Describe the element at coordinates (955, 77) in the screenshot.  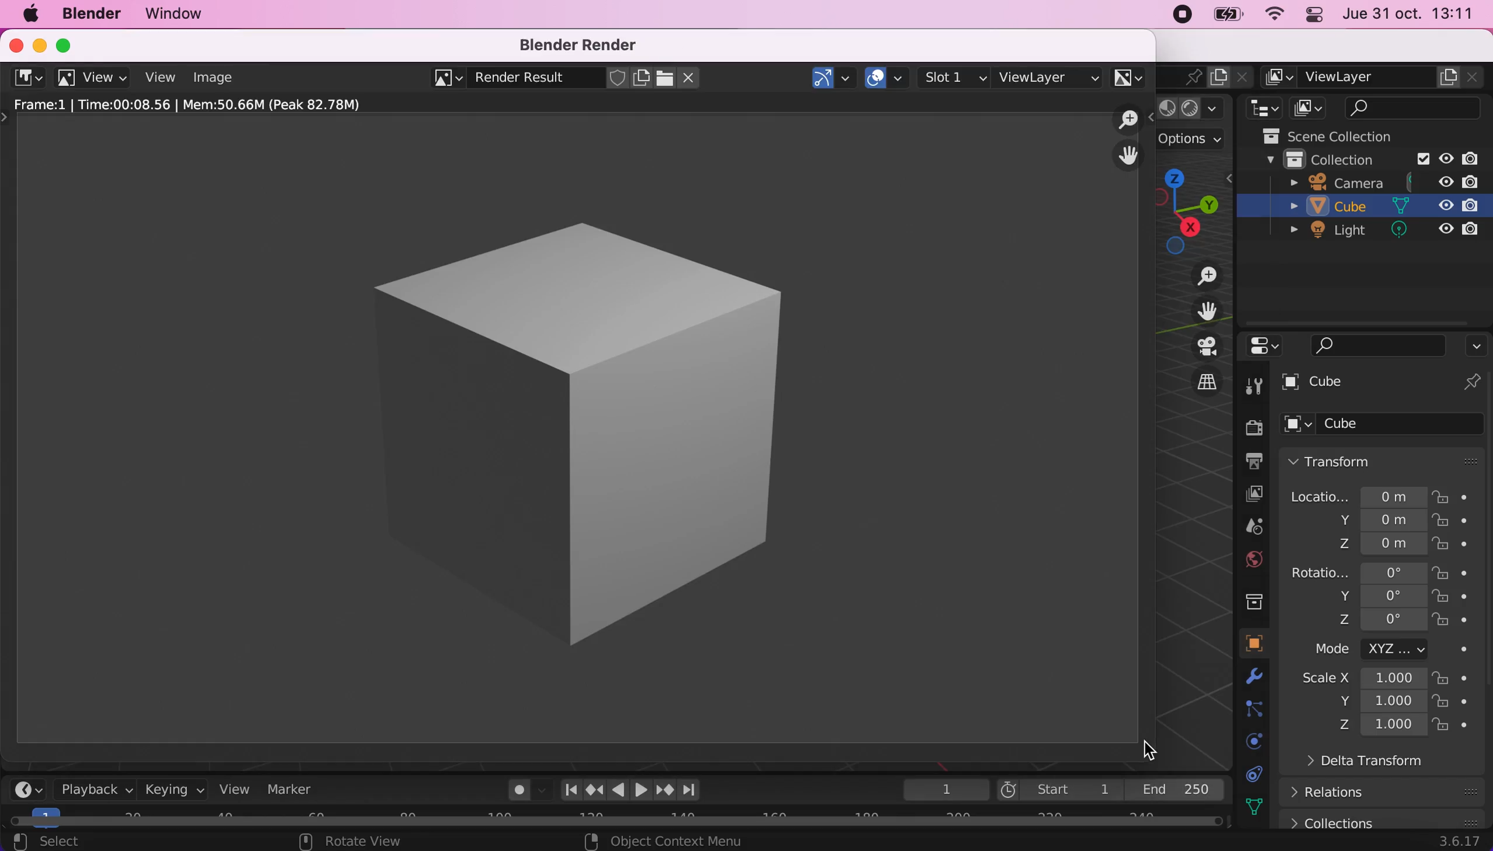
I see `slot 1` at that location.